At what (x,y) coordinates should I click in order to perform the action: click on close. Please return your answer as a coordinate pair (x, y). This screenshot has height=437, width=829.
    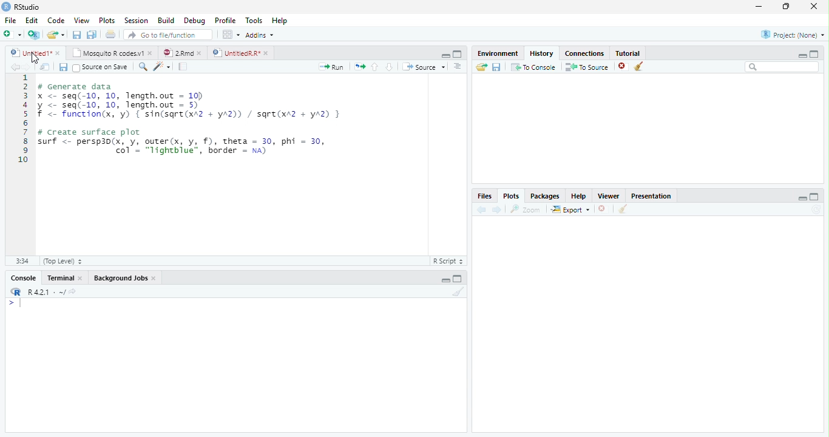
    Looking at the image, I should click on (58, 53).